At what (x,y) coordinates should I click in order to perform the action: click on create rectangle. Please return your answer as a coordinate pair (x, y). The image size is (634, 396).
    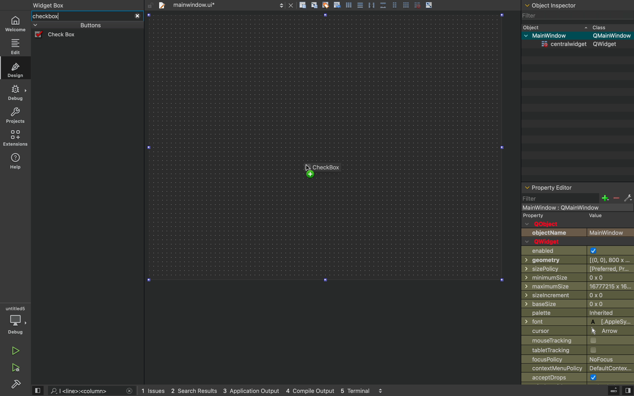
    Looking at the image, I should click on (303, 5).